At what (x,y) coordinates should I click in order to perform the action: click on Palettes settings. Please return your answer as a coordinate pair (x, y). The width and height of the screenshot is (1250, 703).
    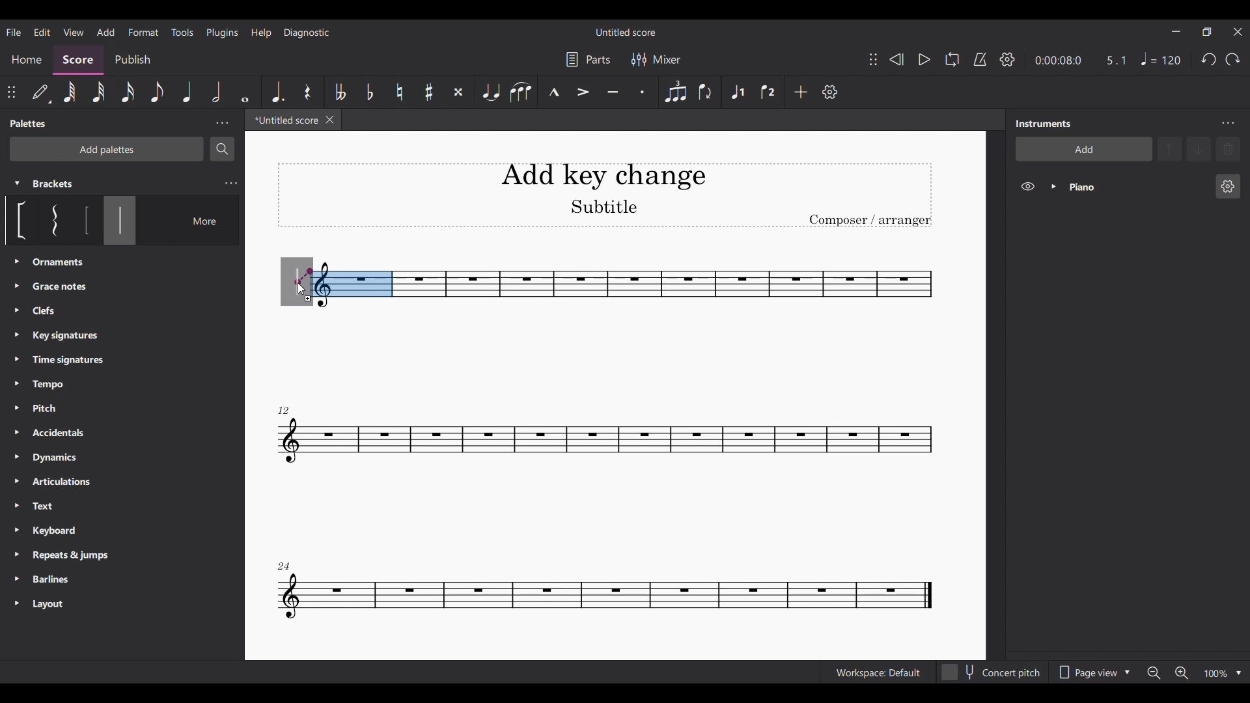
    Looking at the image, I should click on (222, 122).